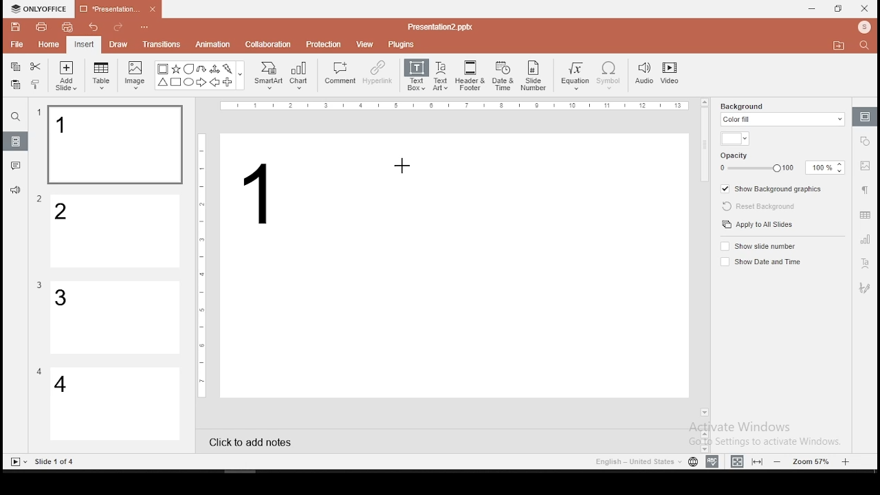 Image resolution: width=880 pixels, height=495 pixels. I want to click on , so click(440, 26).